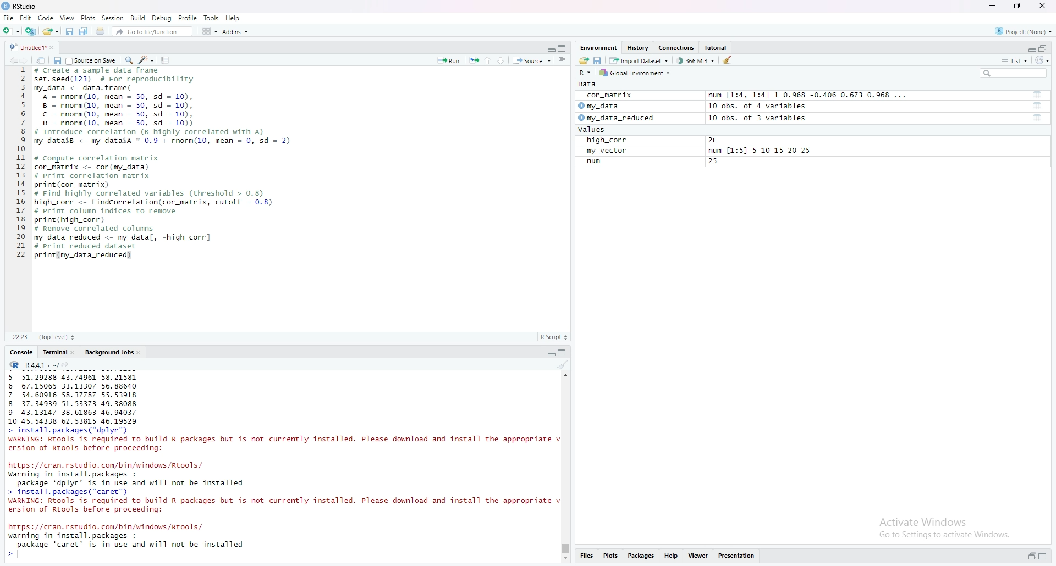 The height and width of the screenshot is (566, 1056). I want to click on share, so click(584, 60).